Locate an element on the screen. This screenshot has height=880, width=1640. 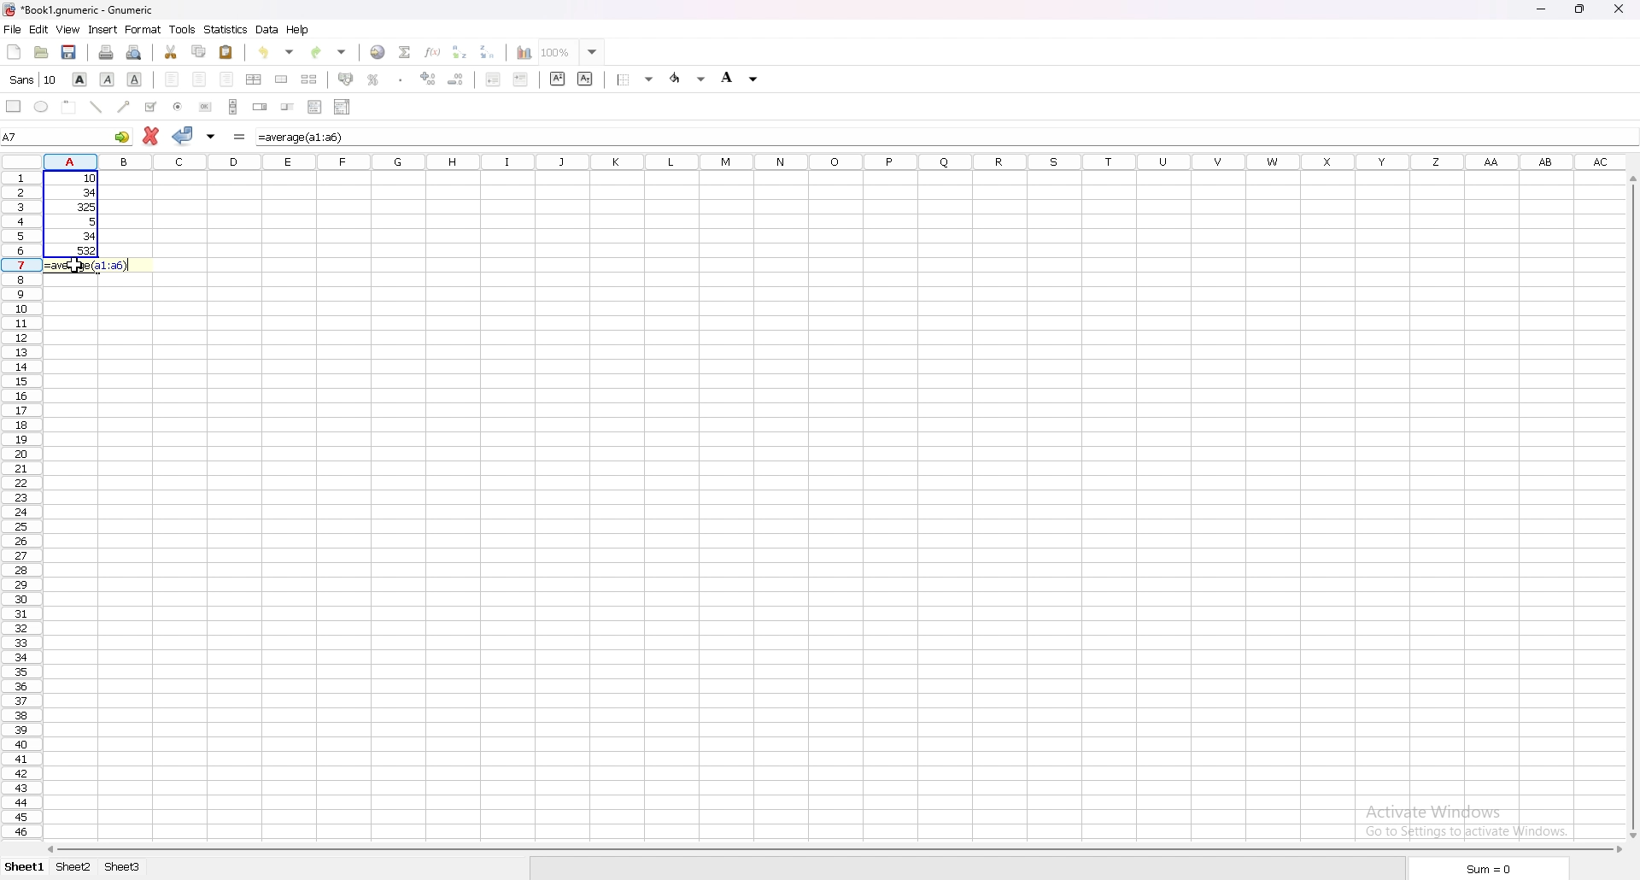
532 is located at coordinates (79, 251).